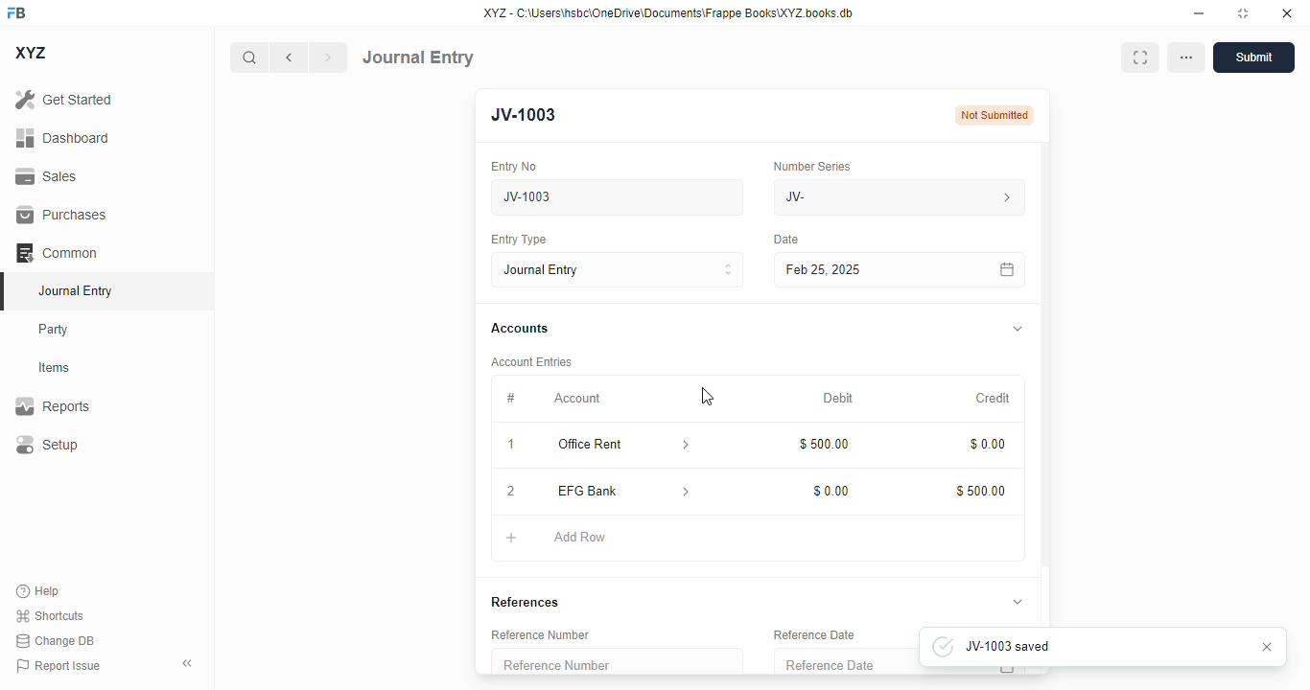 The height and width of the screenshot is (690, 1310). What do you see at coordinates (1140, 57) in the screenshot?
I see `toggle between form and full width` at bounding box center [1140, 57].